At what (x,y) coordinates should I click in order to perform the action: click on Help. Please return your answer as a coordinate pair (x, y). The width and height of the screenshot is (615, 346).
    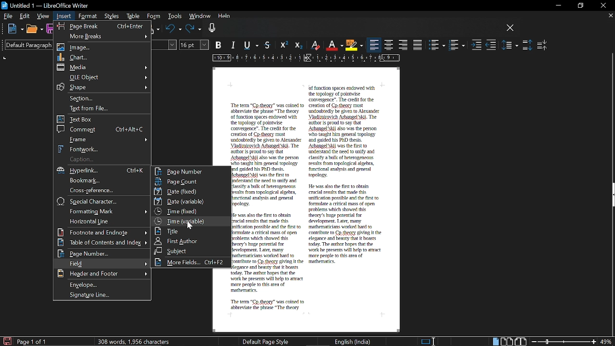
    Looking at the image, I should click on (225, 17).